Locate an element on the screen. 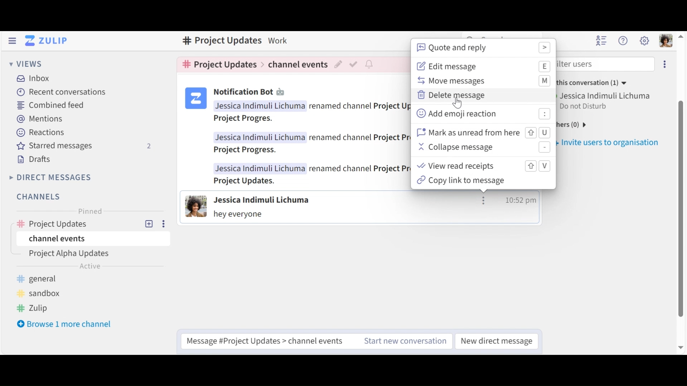  Channel topic is located at coordinates (218, 41).